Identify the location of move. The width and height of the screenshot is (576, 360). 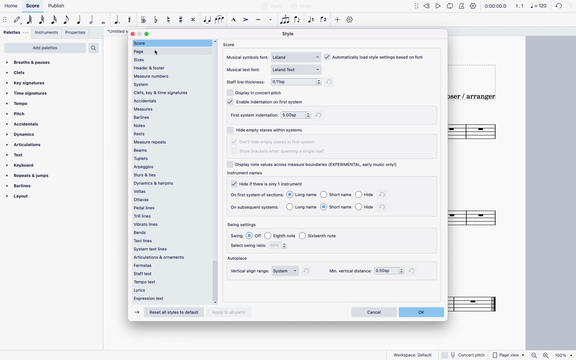
(5, 20).